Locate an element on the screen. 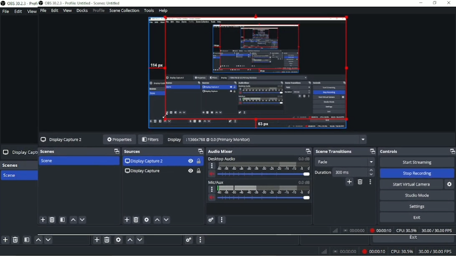 The height and width of the screenshot is (256, 456). up is located at coordinates (157, 221).